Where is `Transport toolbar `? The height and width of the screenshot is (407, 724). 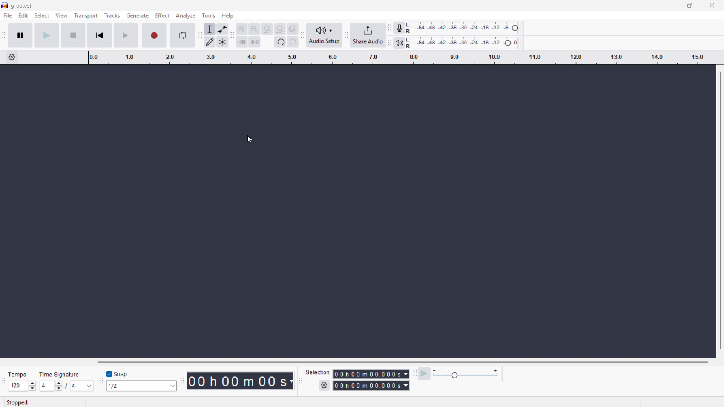
Transport toolbar  is located at coordinates (3, 37).